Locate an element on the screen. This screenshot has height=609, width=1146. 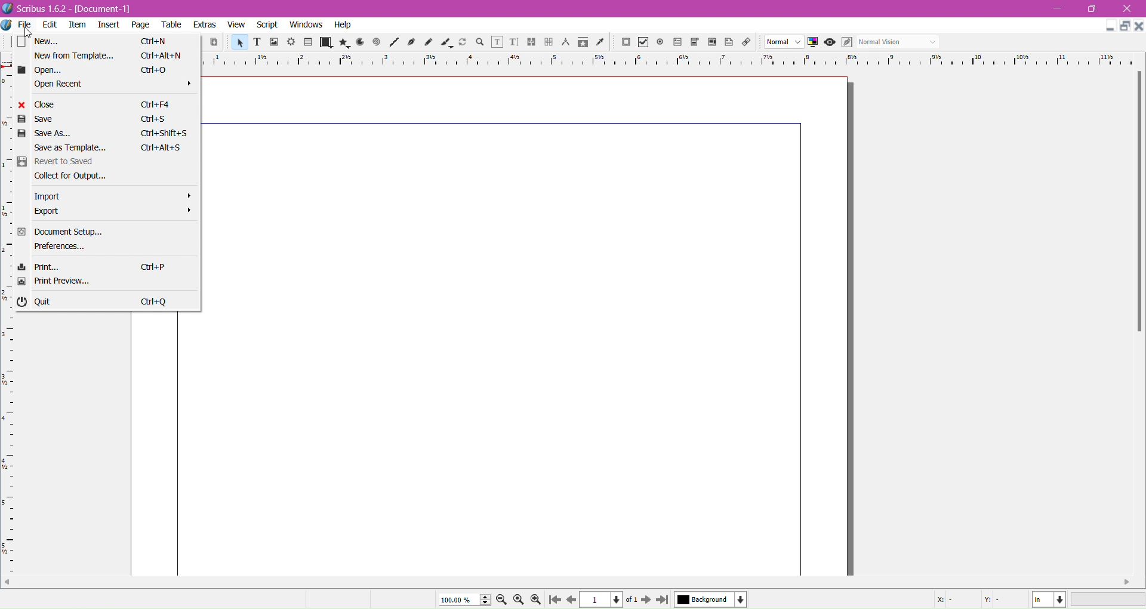
Rotate Item is located at coordinates (462, 42).